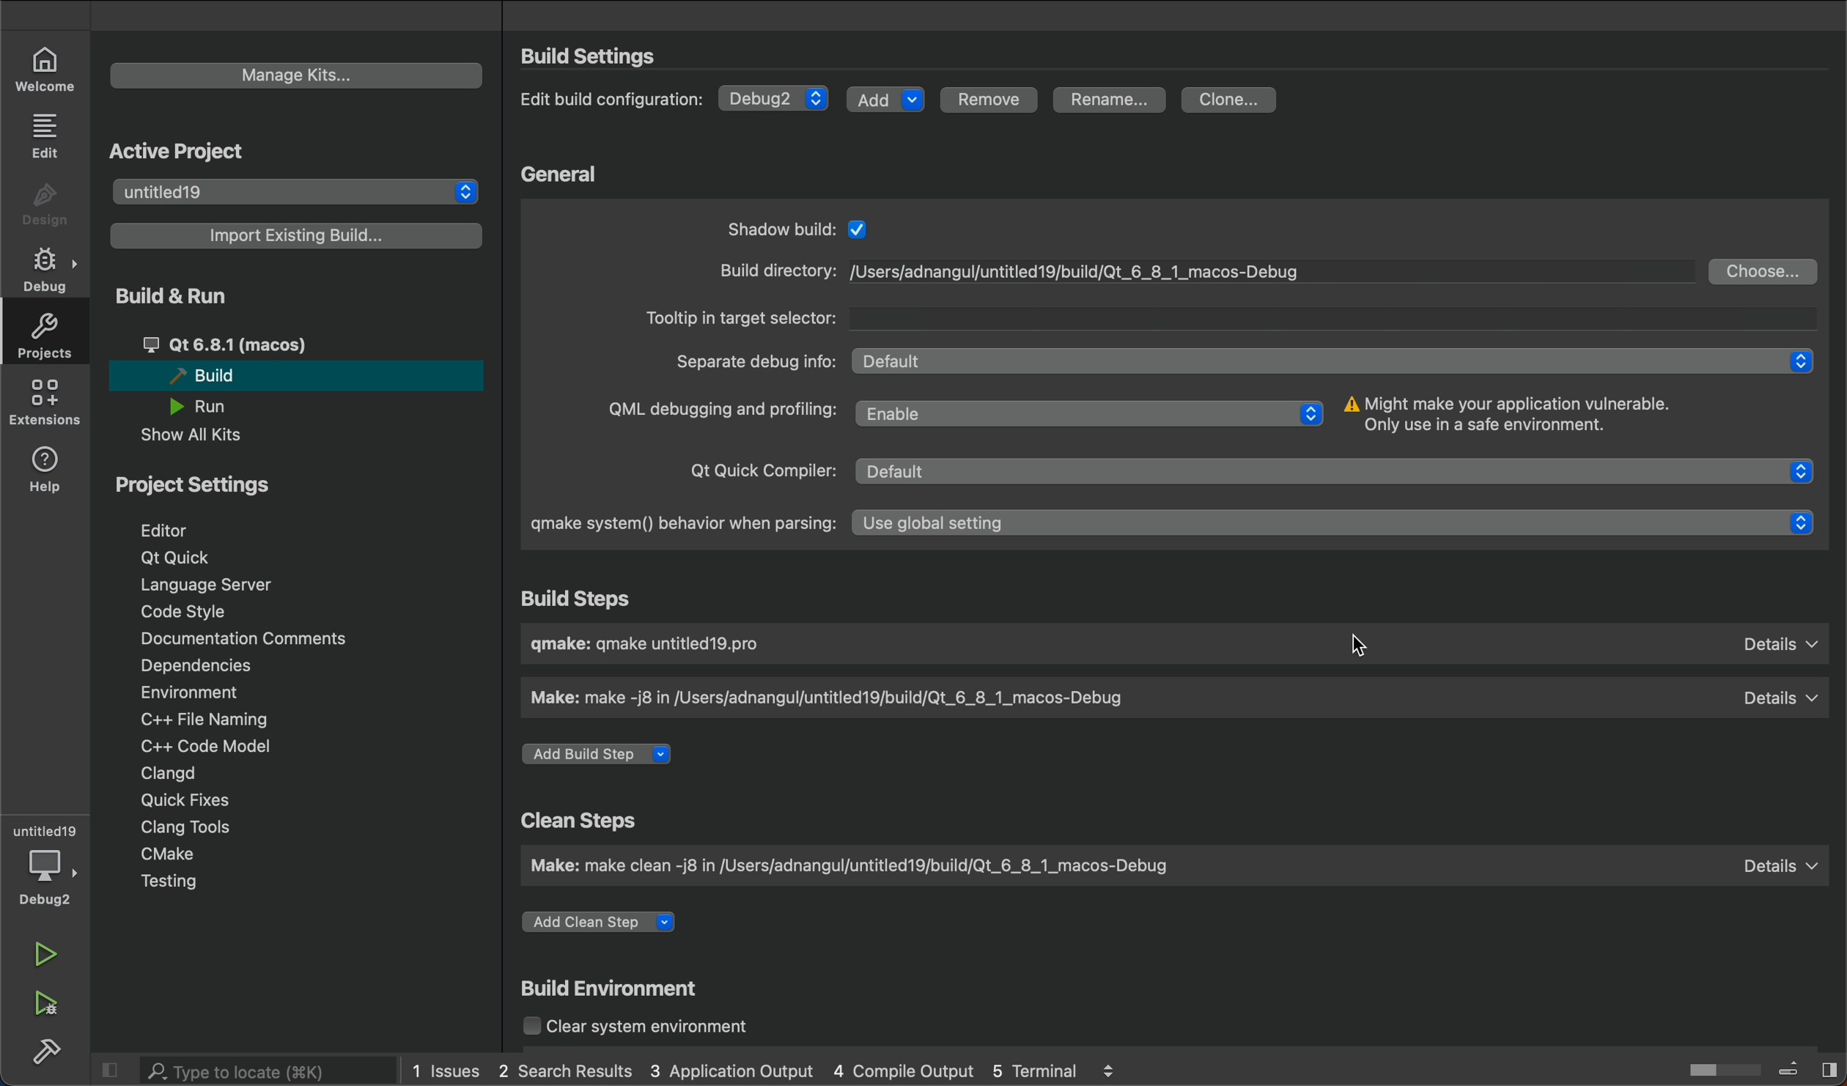  Describe the element at coordinates (1354, 646) in the screenshot. I see `cursor` at that location.